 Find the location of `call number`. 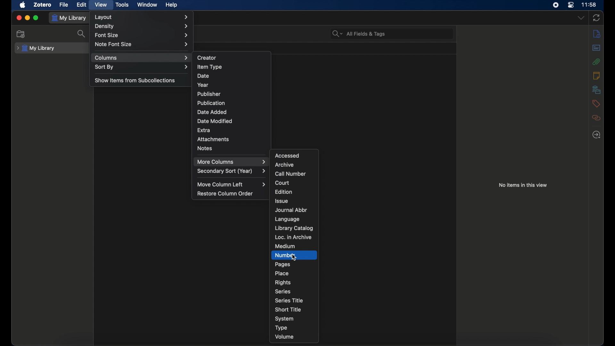

call number is located at coordinates (291, 174).